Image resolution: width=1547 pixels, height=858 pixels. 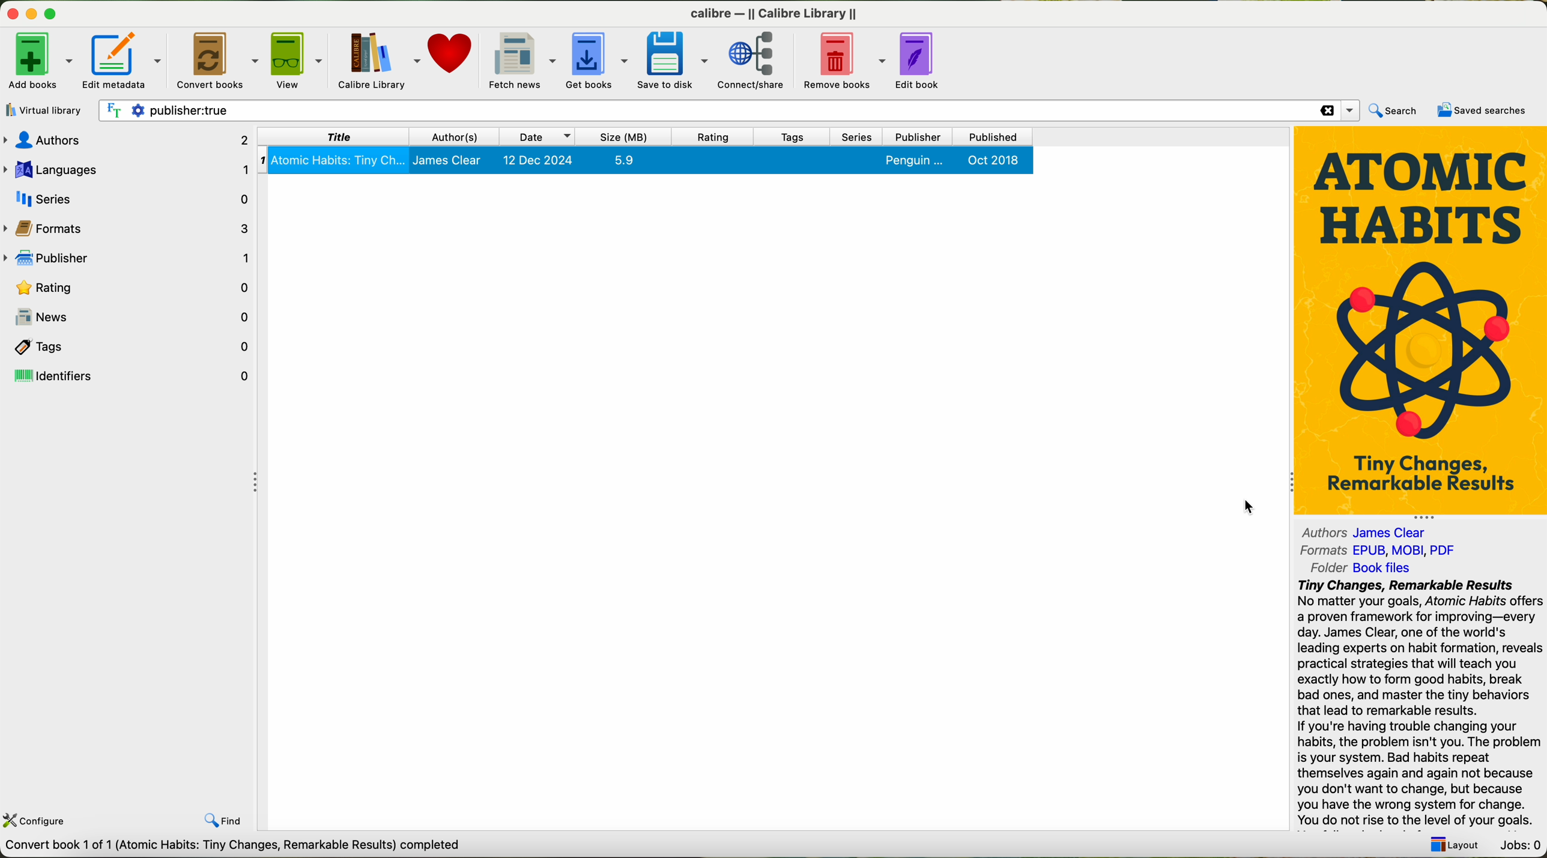 What do you see at coordinates (755, 59) in the screenshot?
I see `connect/share` at bounding box center [755, 59].